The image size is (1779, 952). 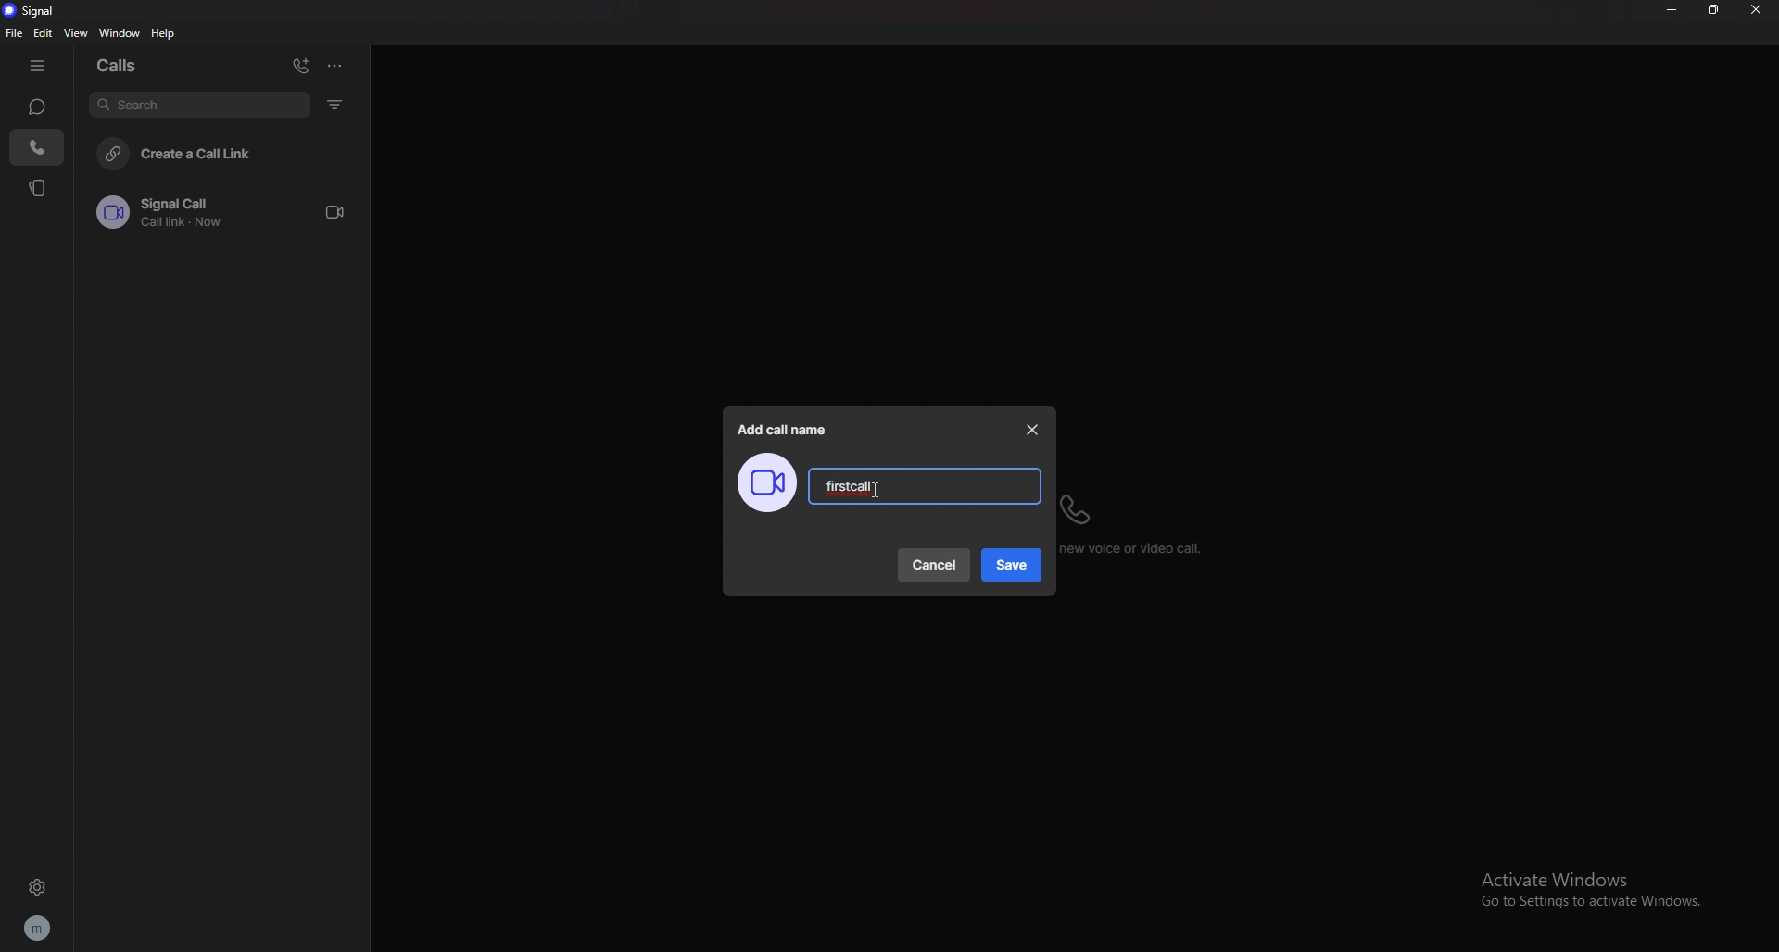 What do you see at coordinates (1713, 10) in the screenshot?
I see `resize` at bounding box center [1713, 10].